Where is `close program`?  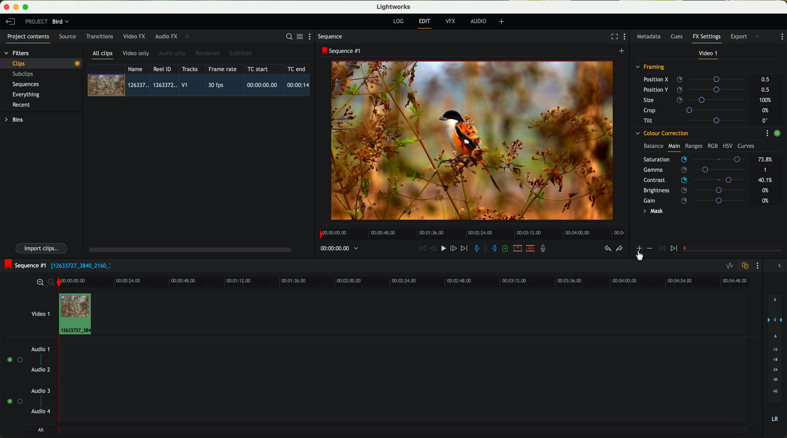
close program is located at coordinates (6, 7).